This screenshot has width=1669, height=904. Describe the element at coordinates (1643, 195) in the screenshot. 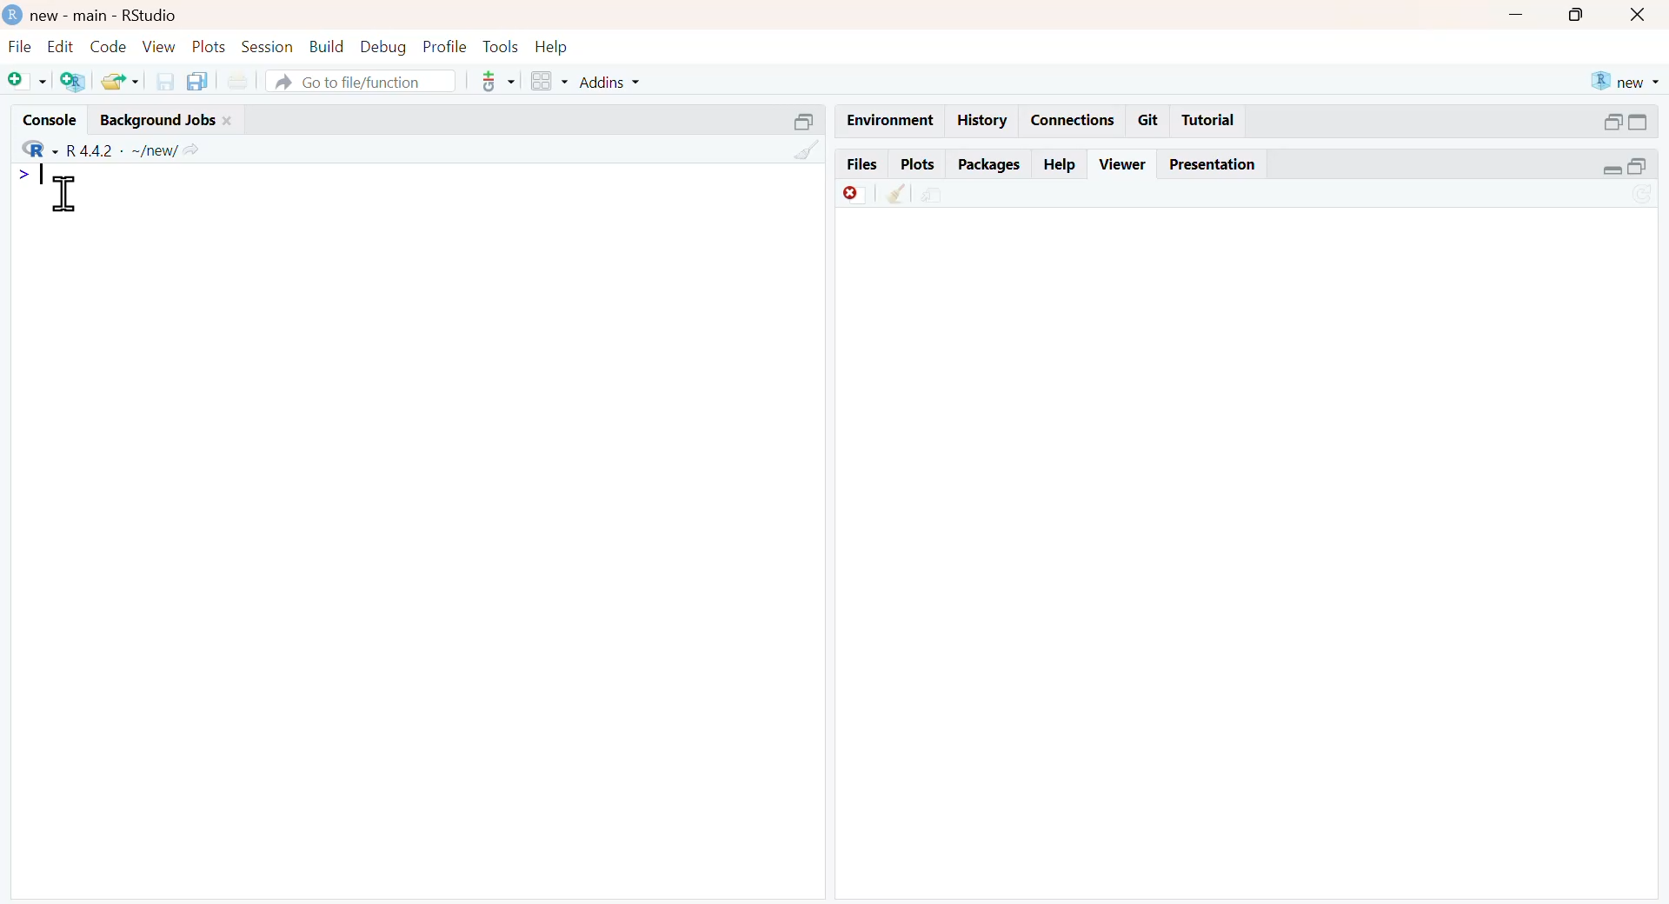

I see `sync` at that location.